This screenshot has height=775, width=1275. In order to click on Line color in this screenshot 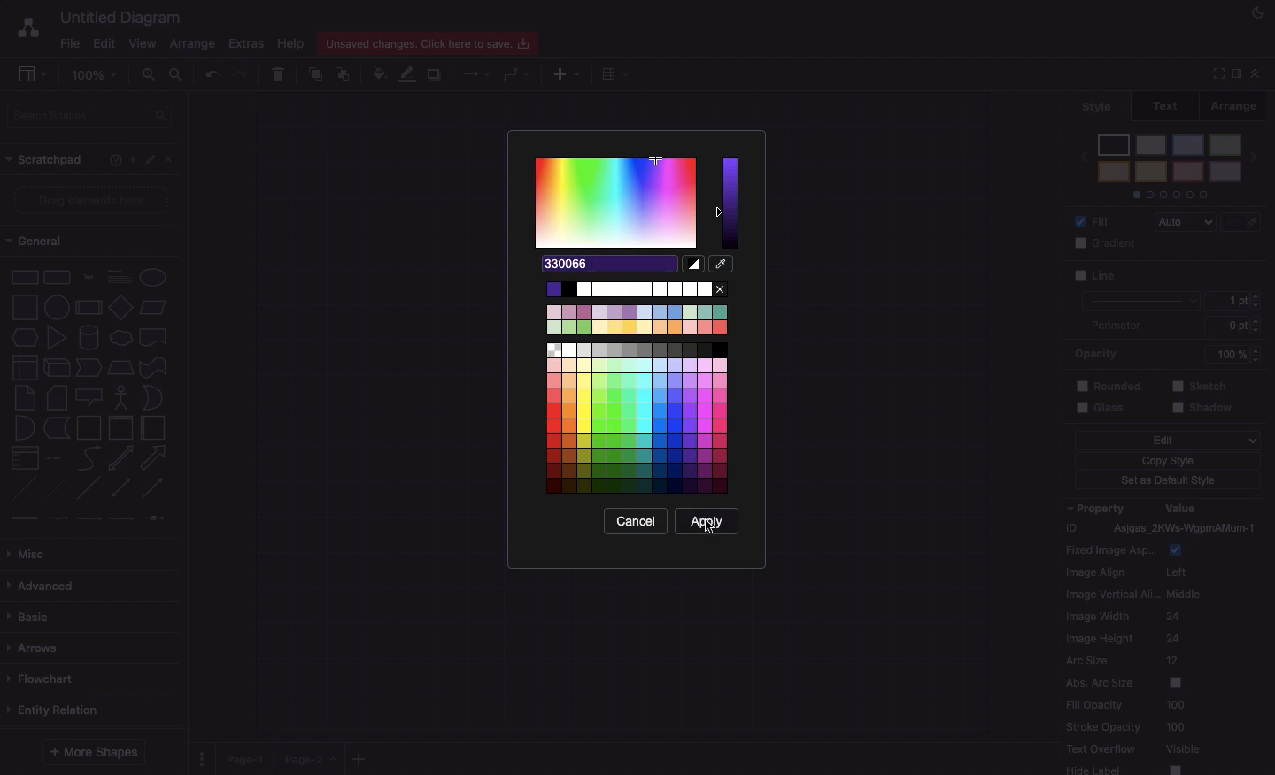, I will do `click(1245, 219)`.